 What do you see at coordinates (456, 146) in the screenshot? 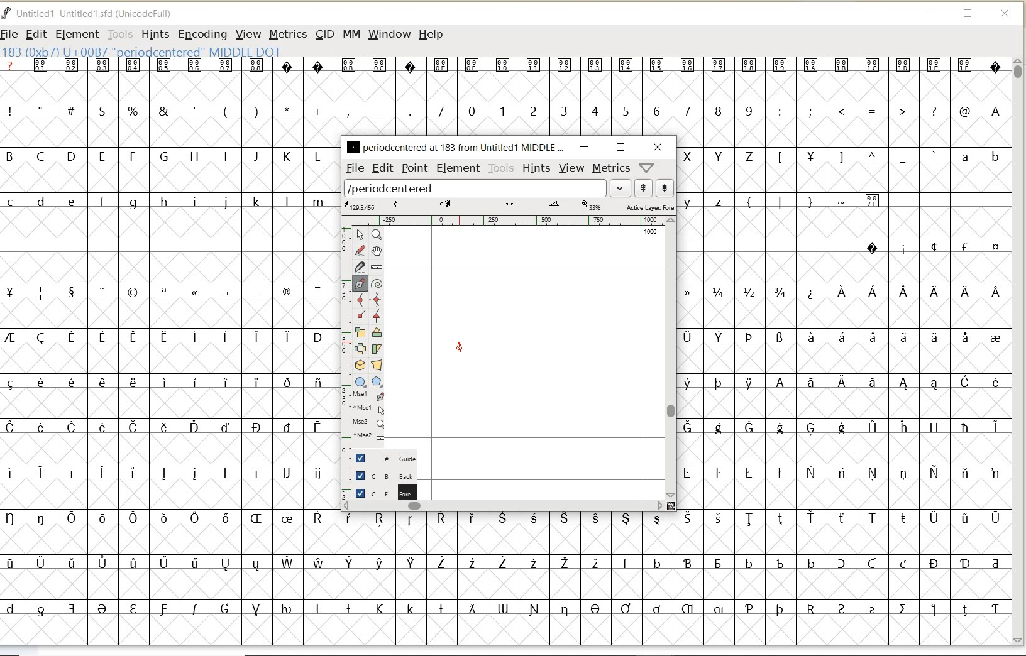
I see `glyph name` at bounding box center [456, 146].